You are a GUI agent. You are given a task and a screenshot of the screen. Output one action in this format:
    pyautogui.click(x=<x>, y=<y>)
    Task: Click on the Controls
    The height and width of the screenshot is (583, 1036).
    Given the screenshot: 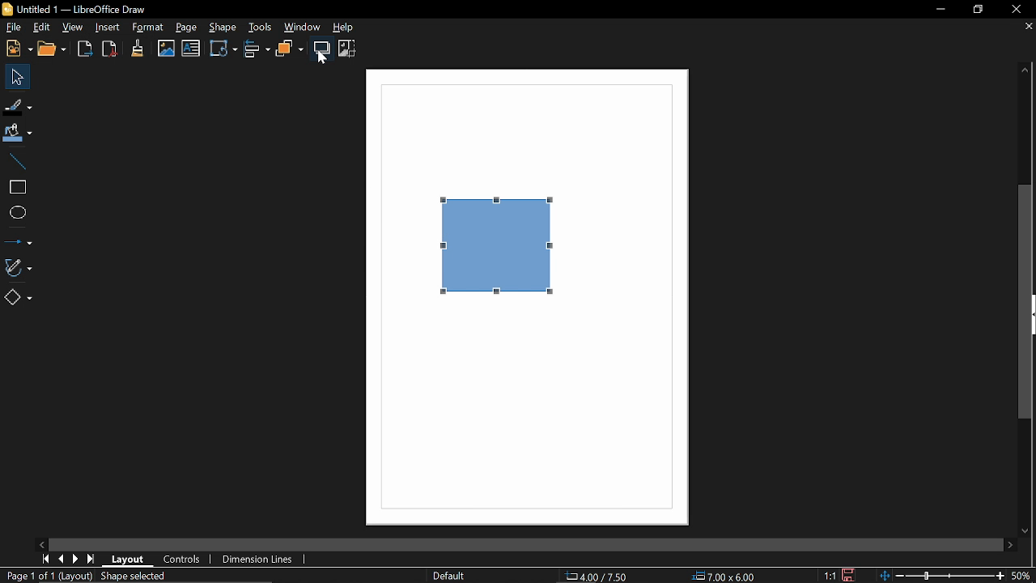 What is the action you would take?
    pyautogui.click(x=184, y=560)
    